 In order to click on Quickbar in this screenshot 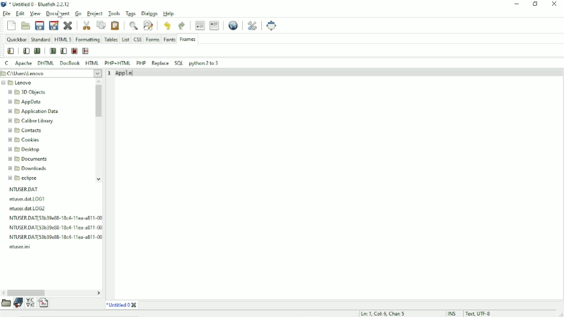, I will do `click(17, 40)`.